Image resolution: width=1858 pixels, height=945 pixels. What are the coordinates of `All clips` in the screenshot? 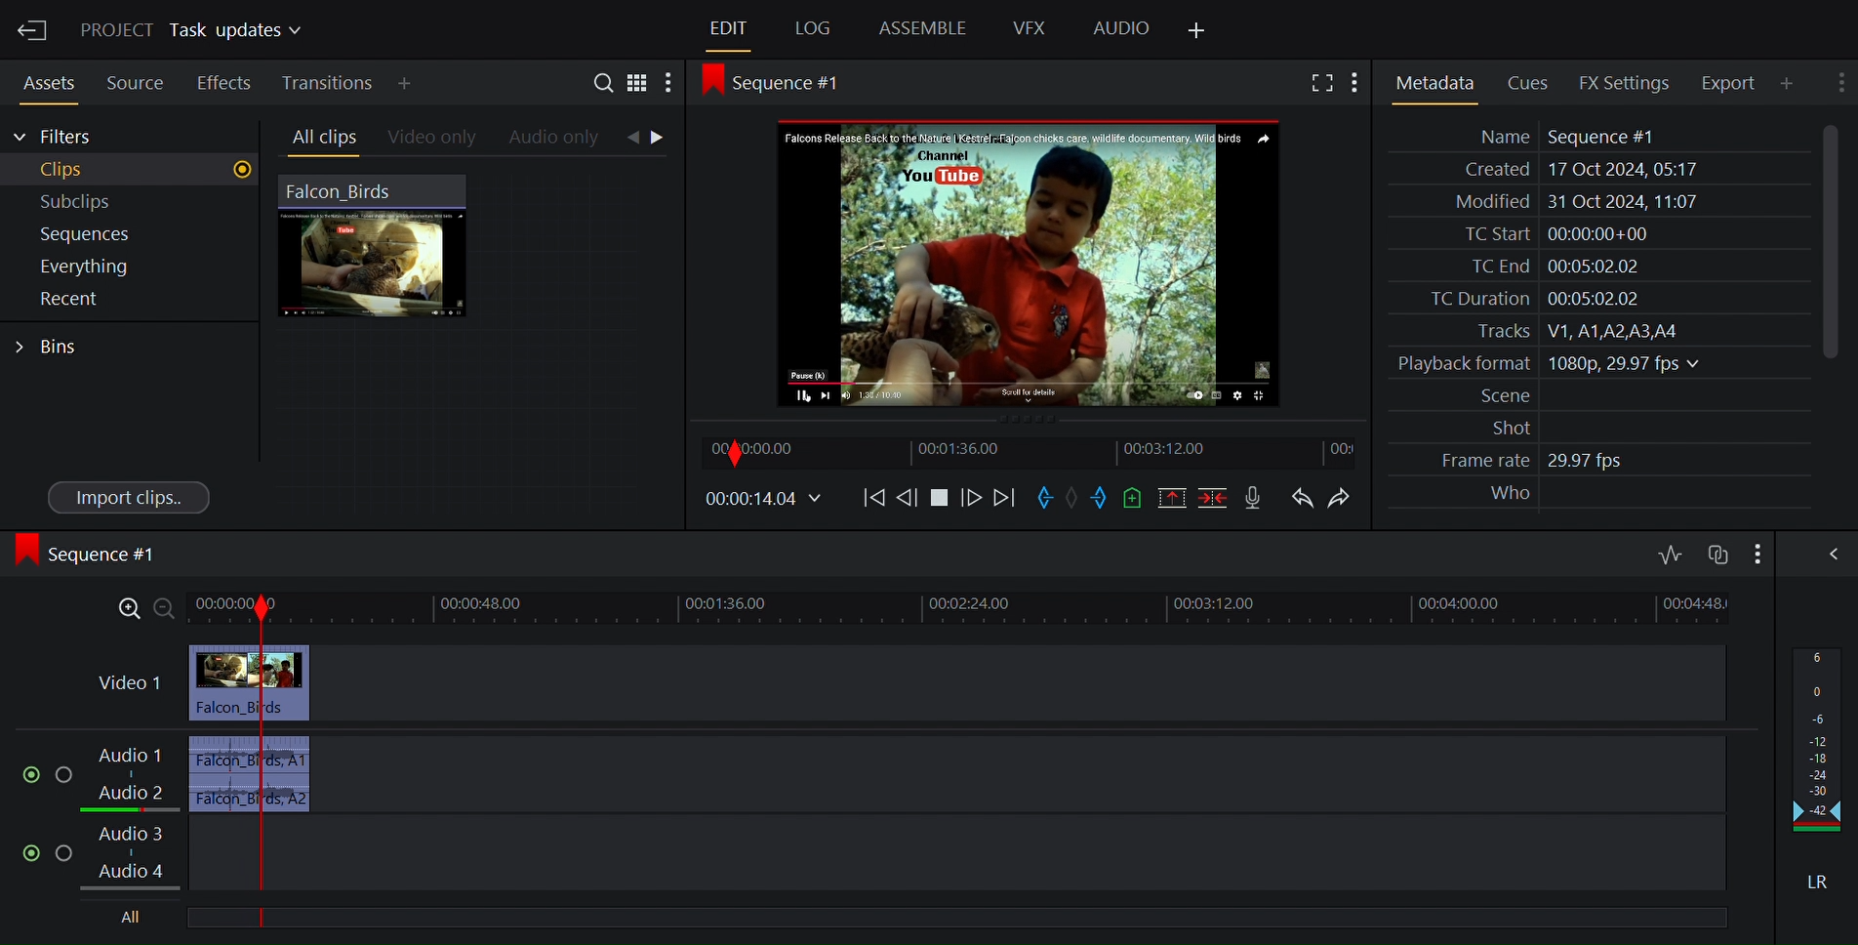 It's located at (319, 138).